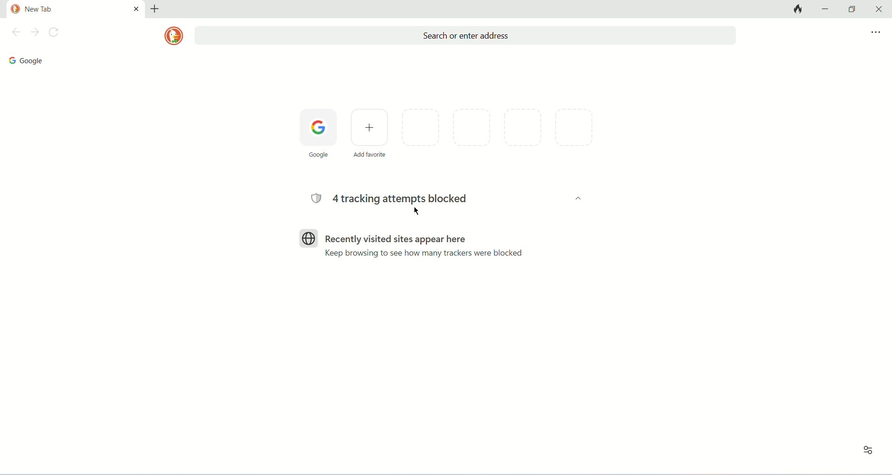 The width and height of the screenshot is (892, 475). Describe the element at coordinates (387, 198) in the screenshot. I see `4 tracking attempts blocked` at that location.